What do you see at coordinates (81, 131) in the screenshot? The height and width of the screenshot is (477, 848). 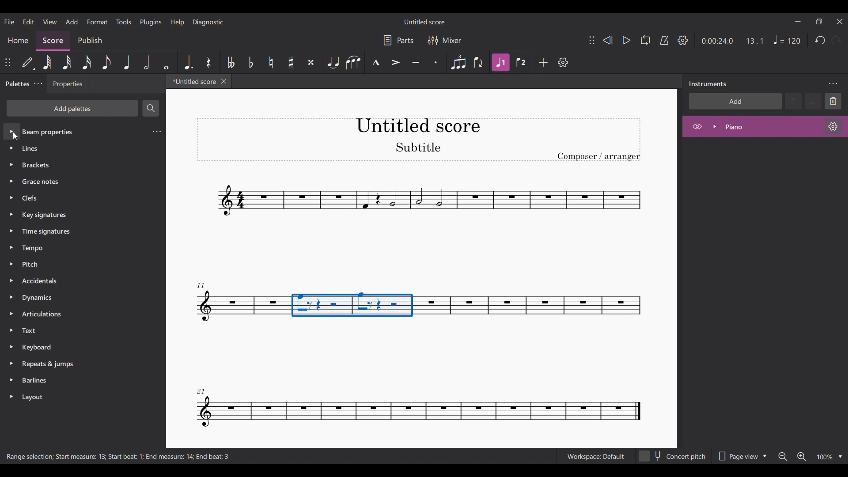 I see `Beam properties` at bounding box center [81, 131].